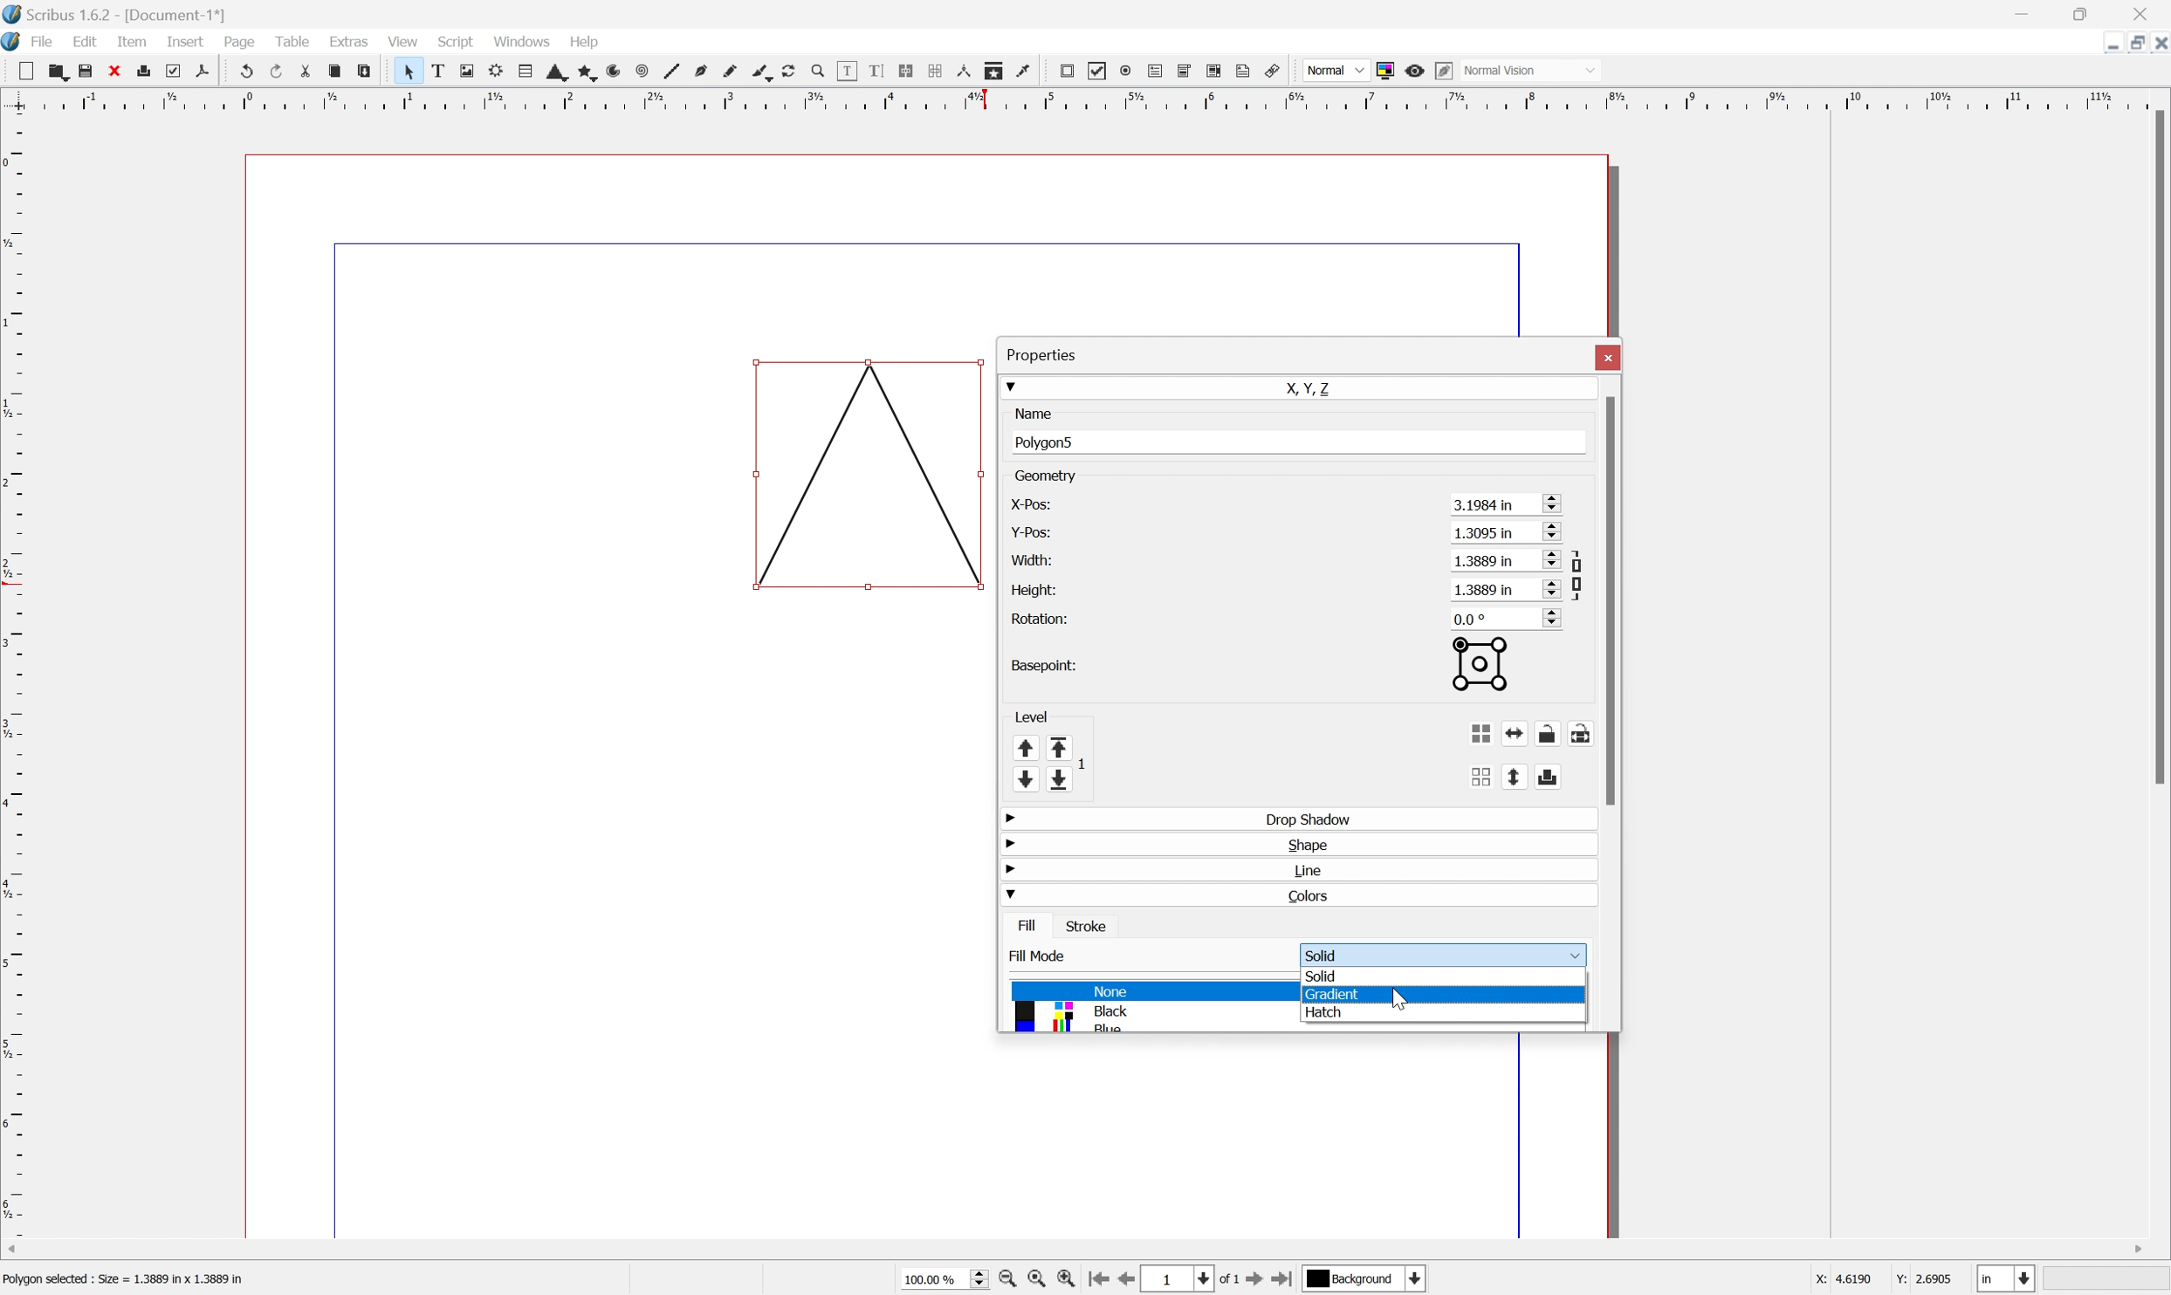 The width and height of the screenshot is (2171, 1295). Describe the element at coordinates (1008, 870) in the screenshot. I see `Drop Down` at that location.